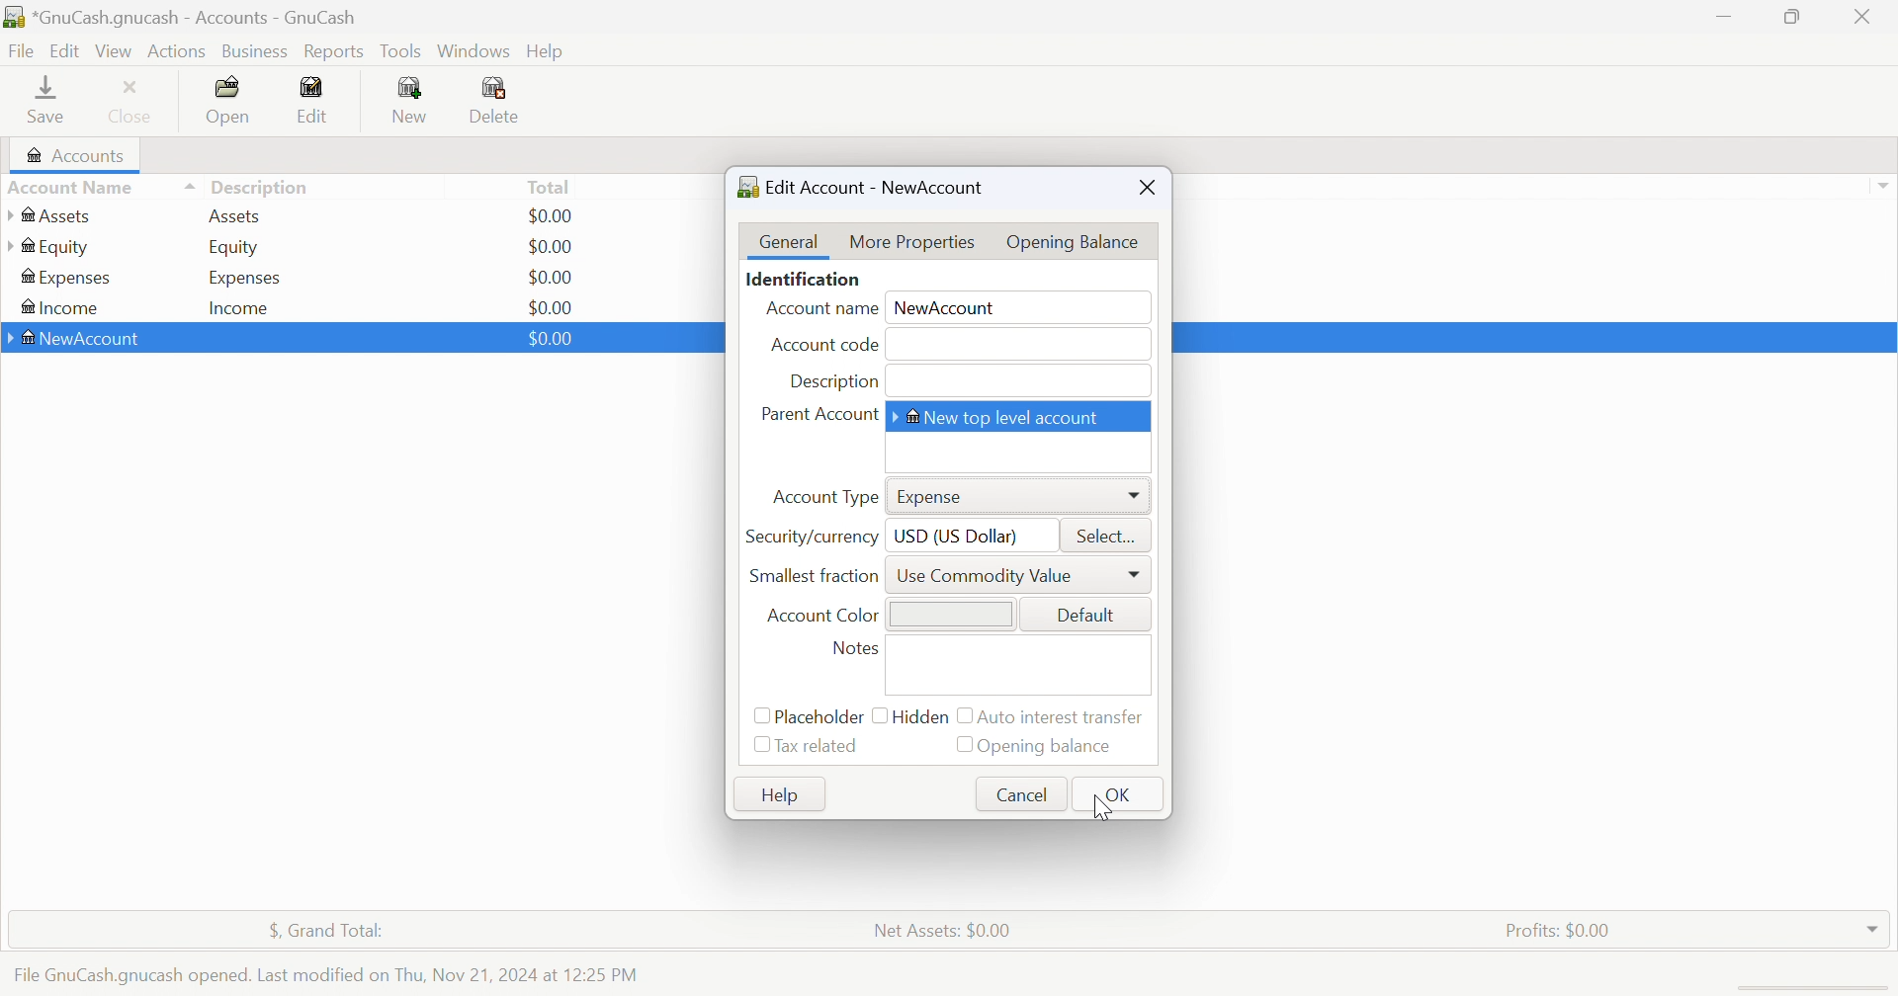  Describe the element at coordinates (551, 307) in the screenshot. I see `$0.00` at that location.